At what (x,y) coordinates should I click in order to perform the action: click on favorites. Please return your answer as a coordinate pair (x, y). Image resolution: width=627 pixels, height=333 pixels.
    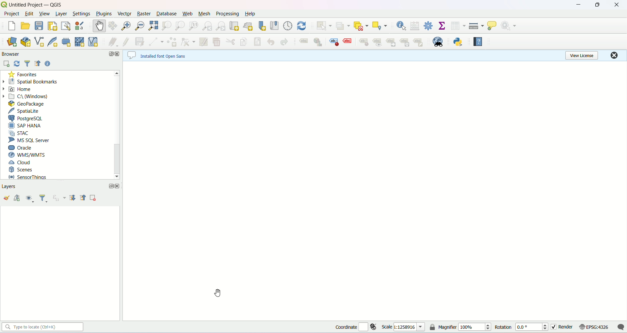
    Looking at the image, I should click on (22, 74).